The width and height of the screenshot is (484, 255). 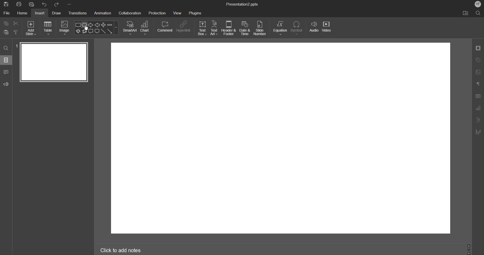 What do you see at coordinates (477, 109) in the screenshot?
I see `Graph Settings` at bounding box center [477, 109].